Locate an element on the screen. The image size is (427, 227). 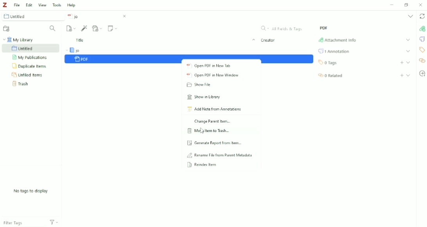
List all tabs is located at coordinates (410, 16).